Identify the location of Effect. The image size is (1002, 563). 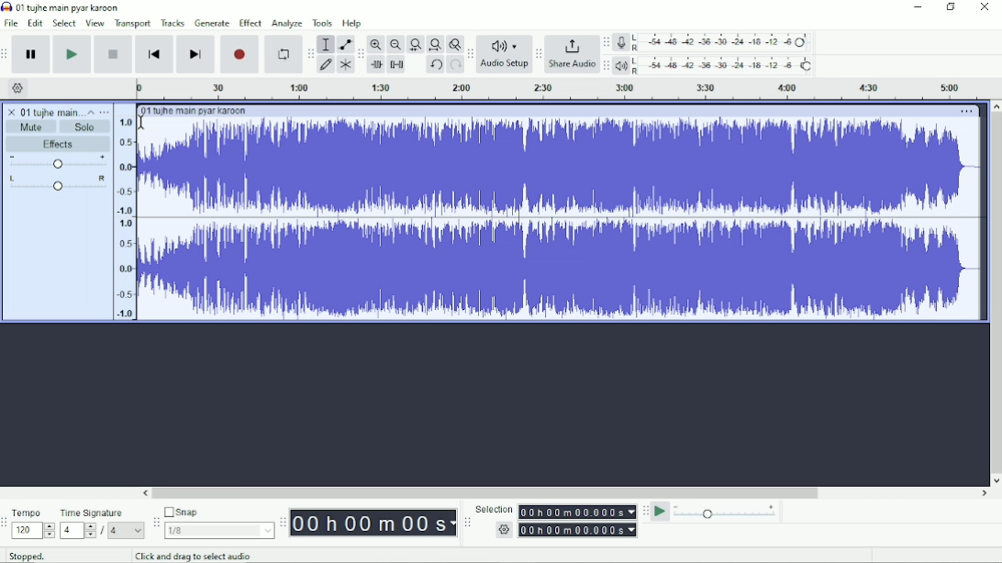
(250, 23).